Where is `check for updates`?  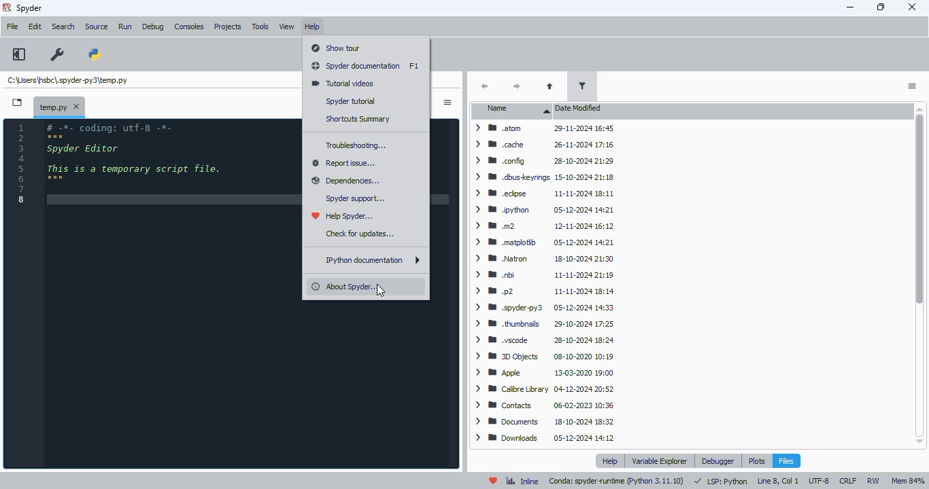
check for updates is located at coordinates (360, 234).